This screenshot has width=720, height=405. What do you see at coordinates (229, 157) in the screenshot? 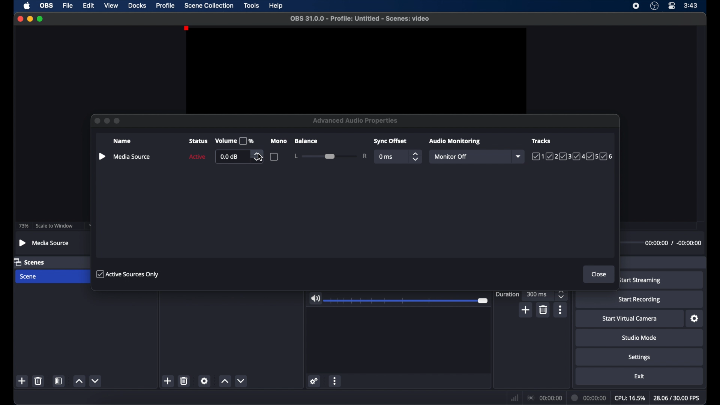
I see `0.0 db` at bounding box center [229, 157].